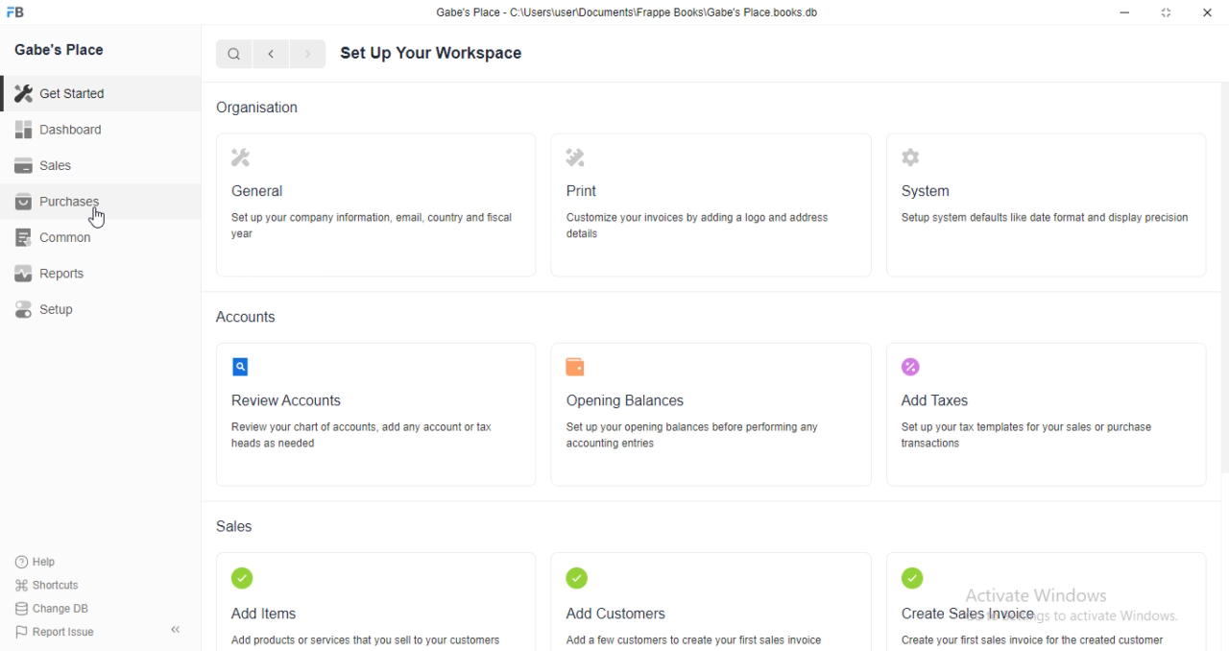 The image size is (1229, 651). I want to click on Report Issue, so click(50, 632).